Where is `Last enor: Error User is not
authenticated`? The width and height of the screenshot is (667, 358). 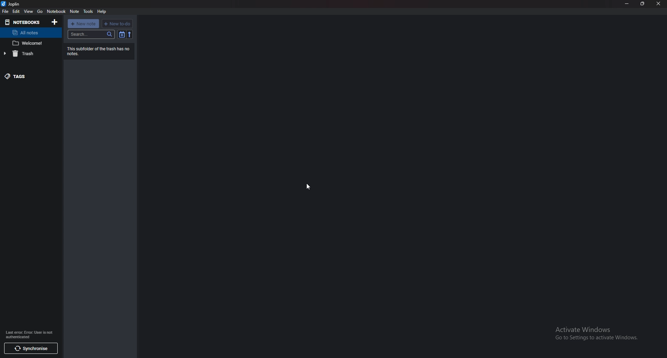 Last enor: Error User is not
authenticated is located at coordinates (28, 334).